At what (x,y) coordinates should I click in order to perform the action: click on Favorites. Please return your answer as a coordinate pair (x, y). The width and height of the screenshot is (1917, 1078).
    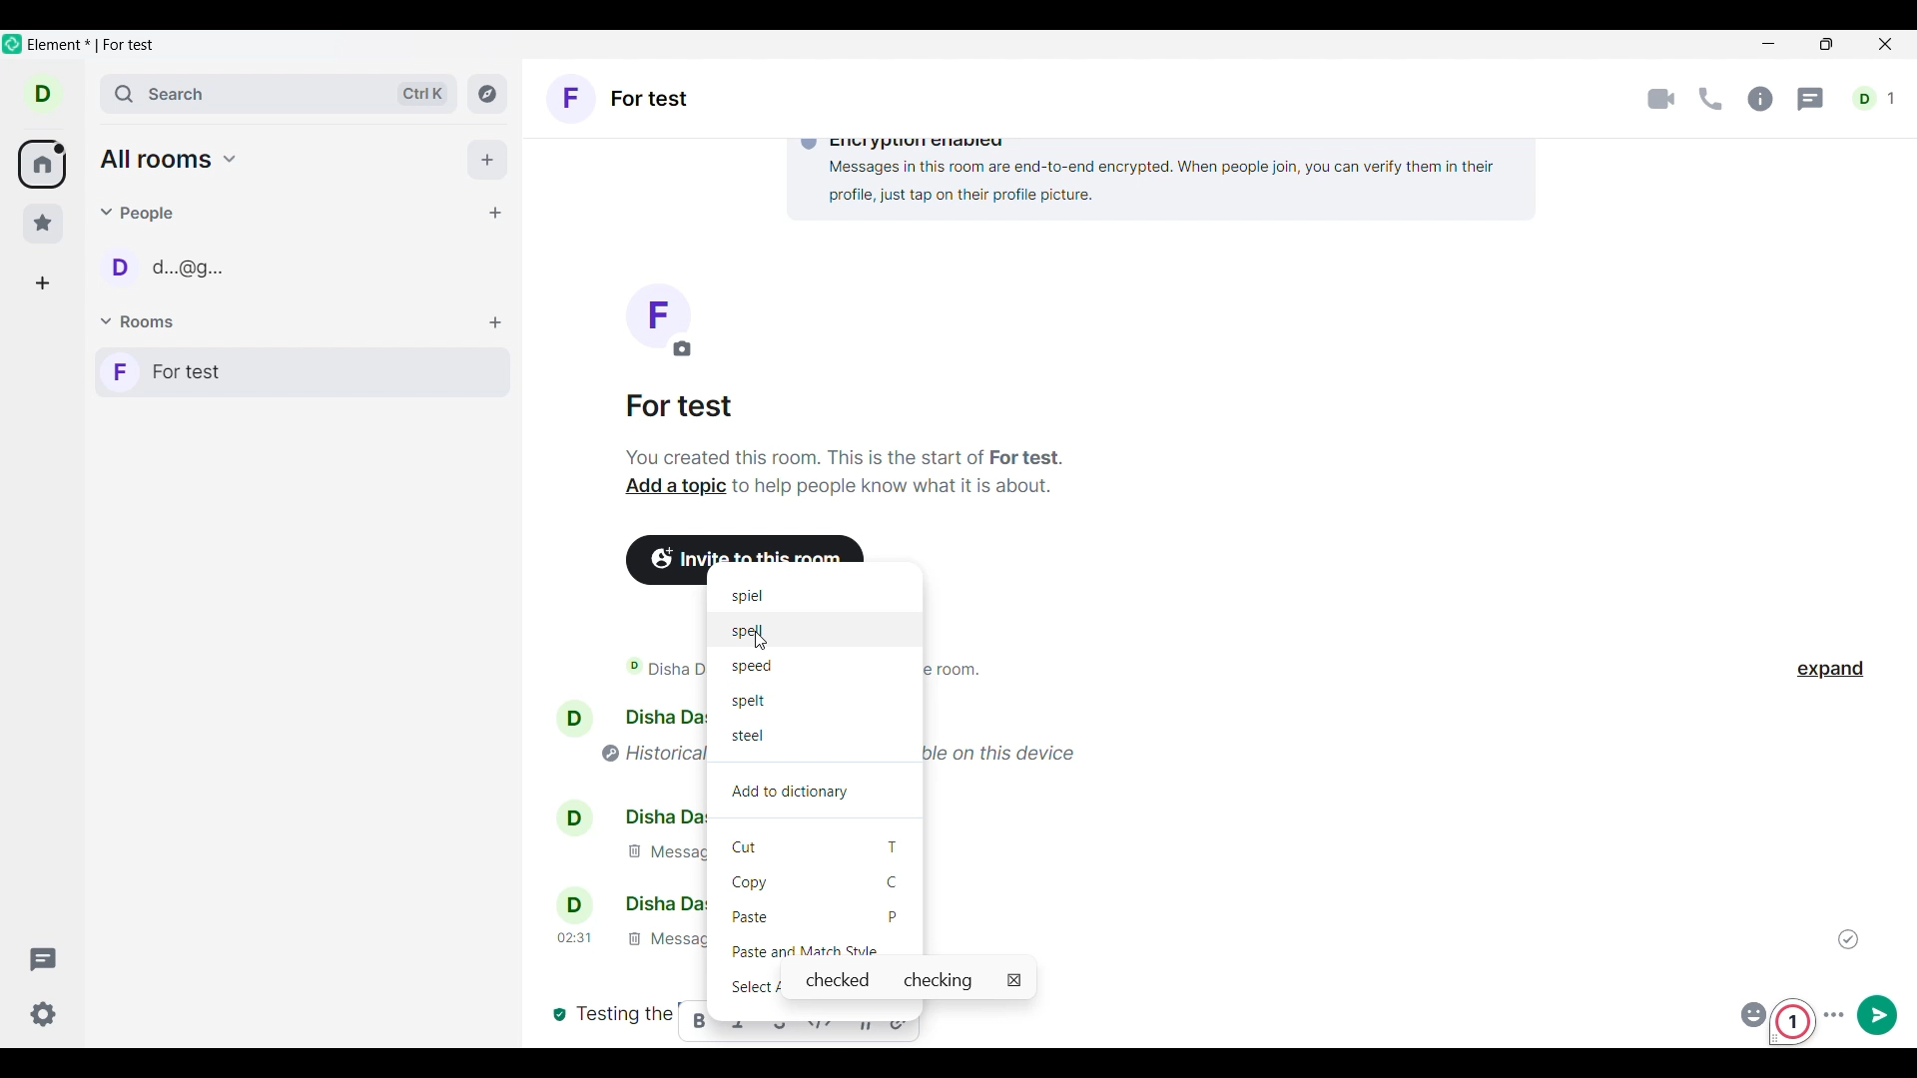
    Looking at the image, I should click on (44, 224).